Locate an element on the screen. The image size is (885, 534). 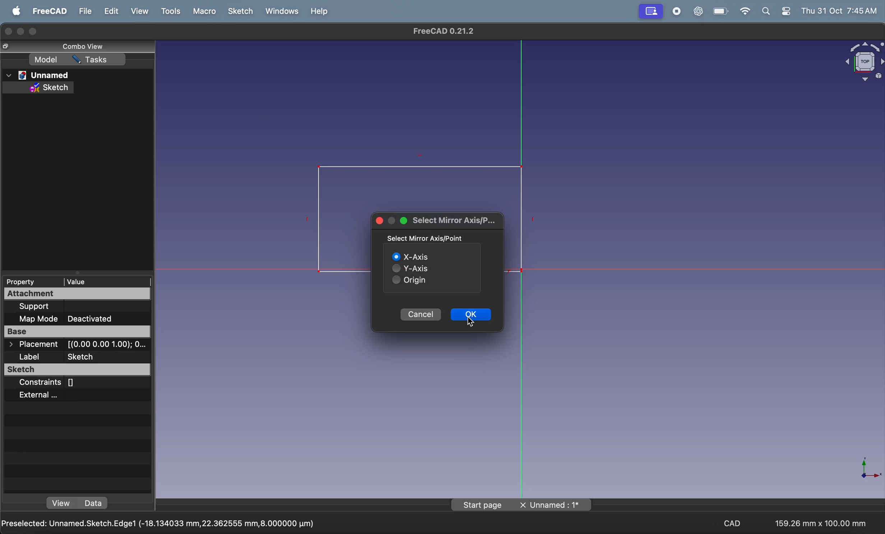
map mode deactivated is located at coordinates (82, 318).